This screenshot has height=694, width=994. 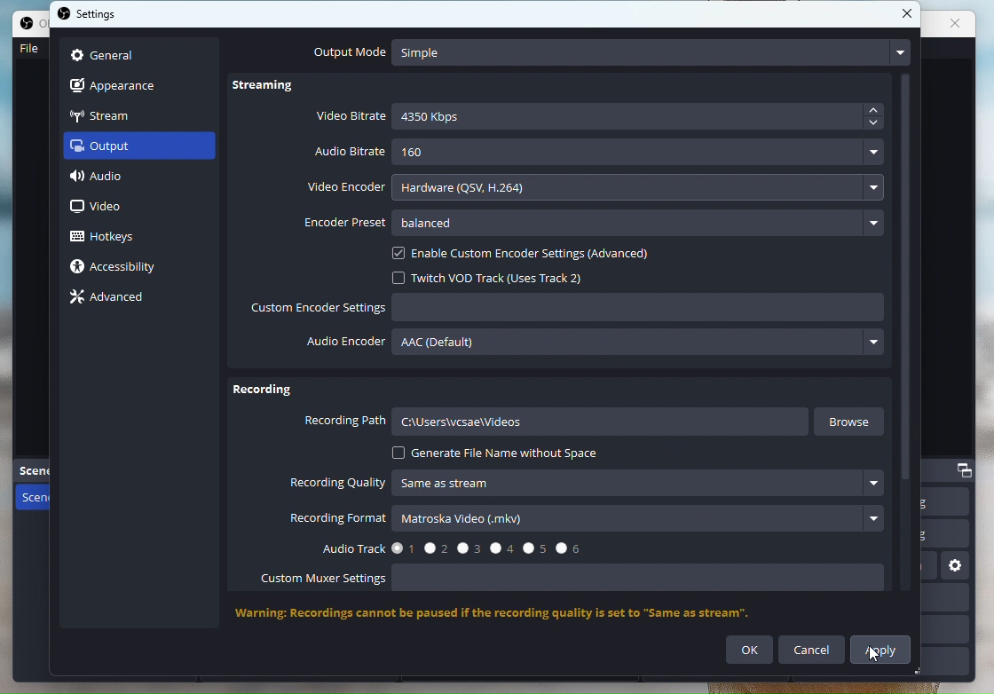 I want to click on Browse, so click(x=853, y=422).